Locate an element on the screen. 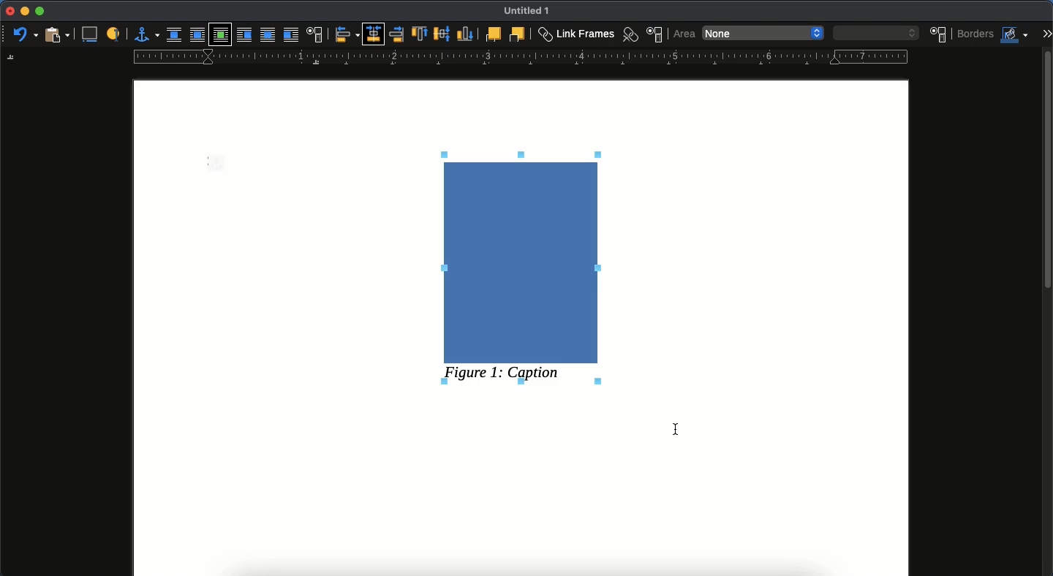 The width and height of the screenshot is (1053, 576). through is located at coordinates (269, 34).